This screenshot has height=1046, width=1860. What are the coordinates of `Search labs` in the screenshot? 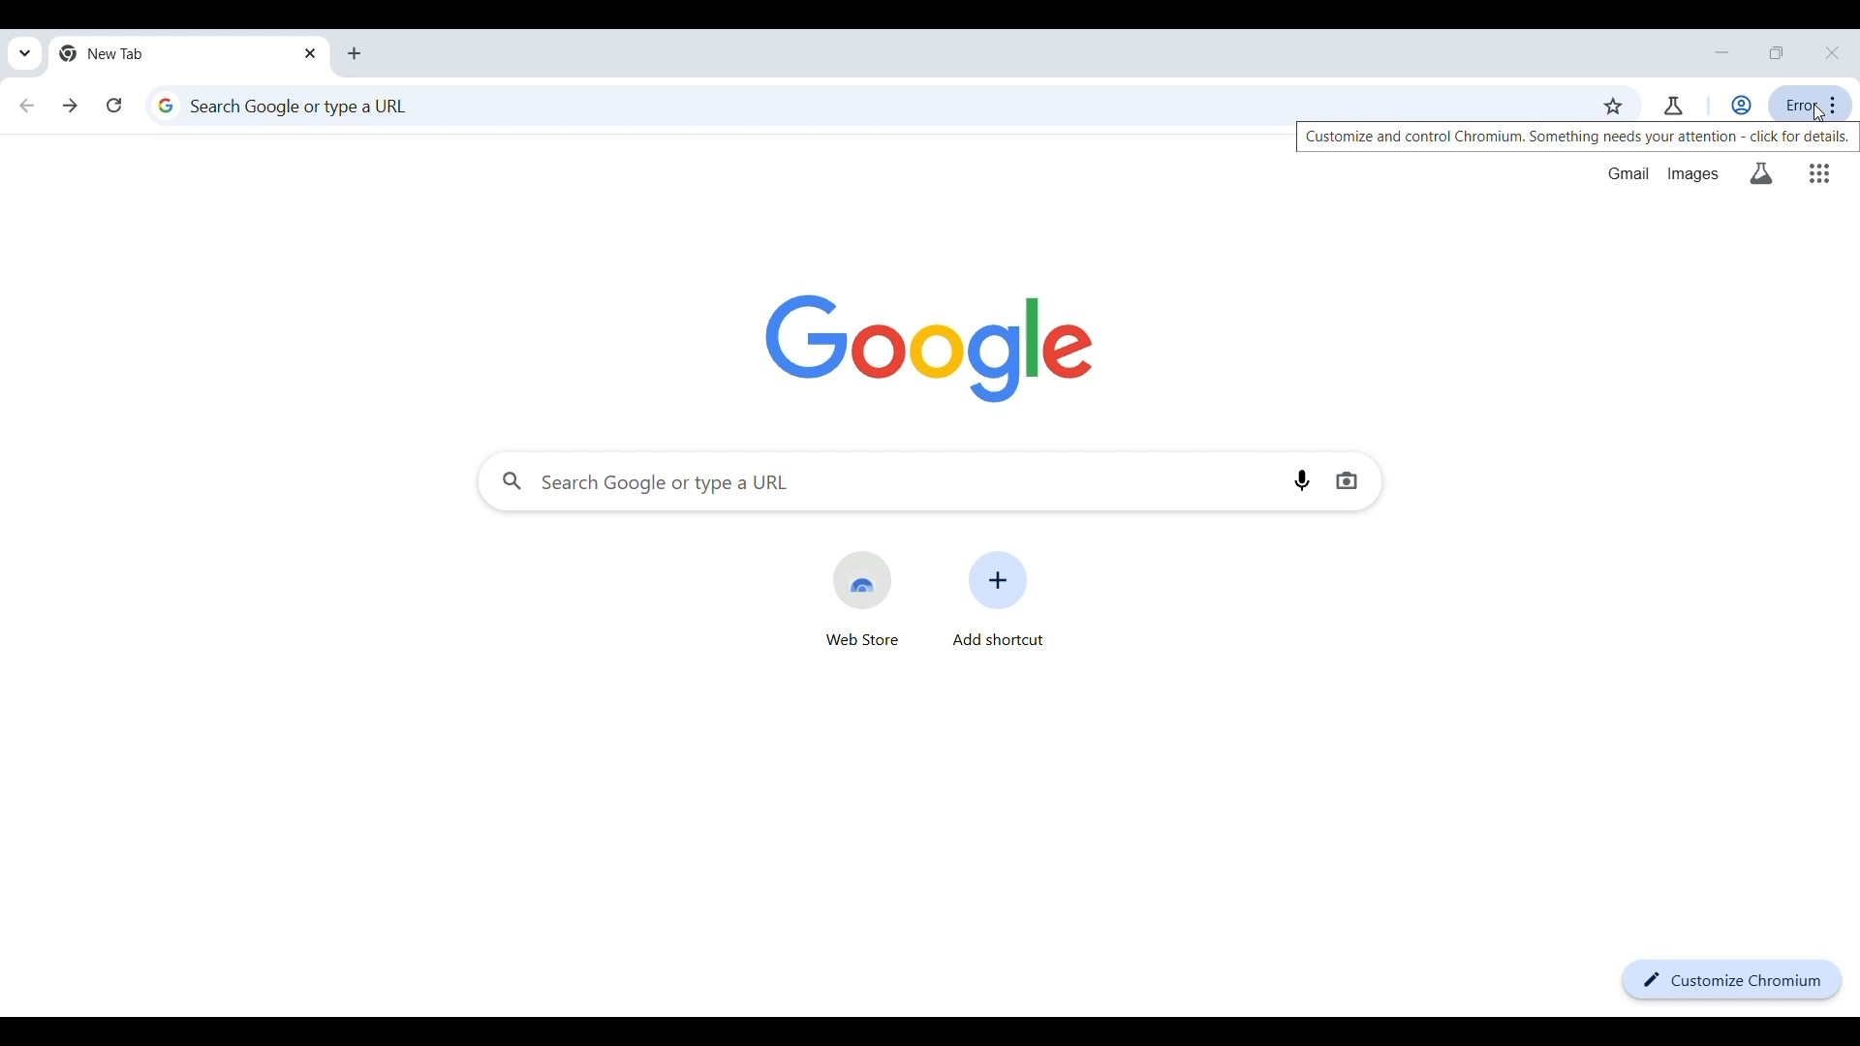 It's located at (1762, 174).